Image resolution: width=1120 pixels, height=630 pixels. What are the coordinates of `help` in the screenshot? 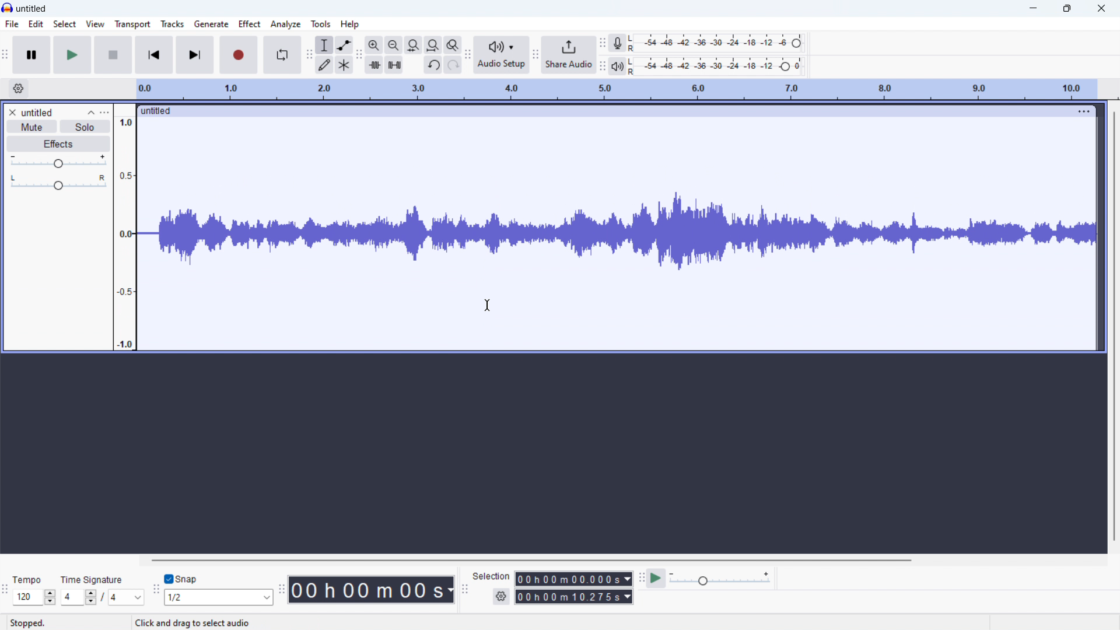 It's located at (351, 24).